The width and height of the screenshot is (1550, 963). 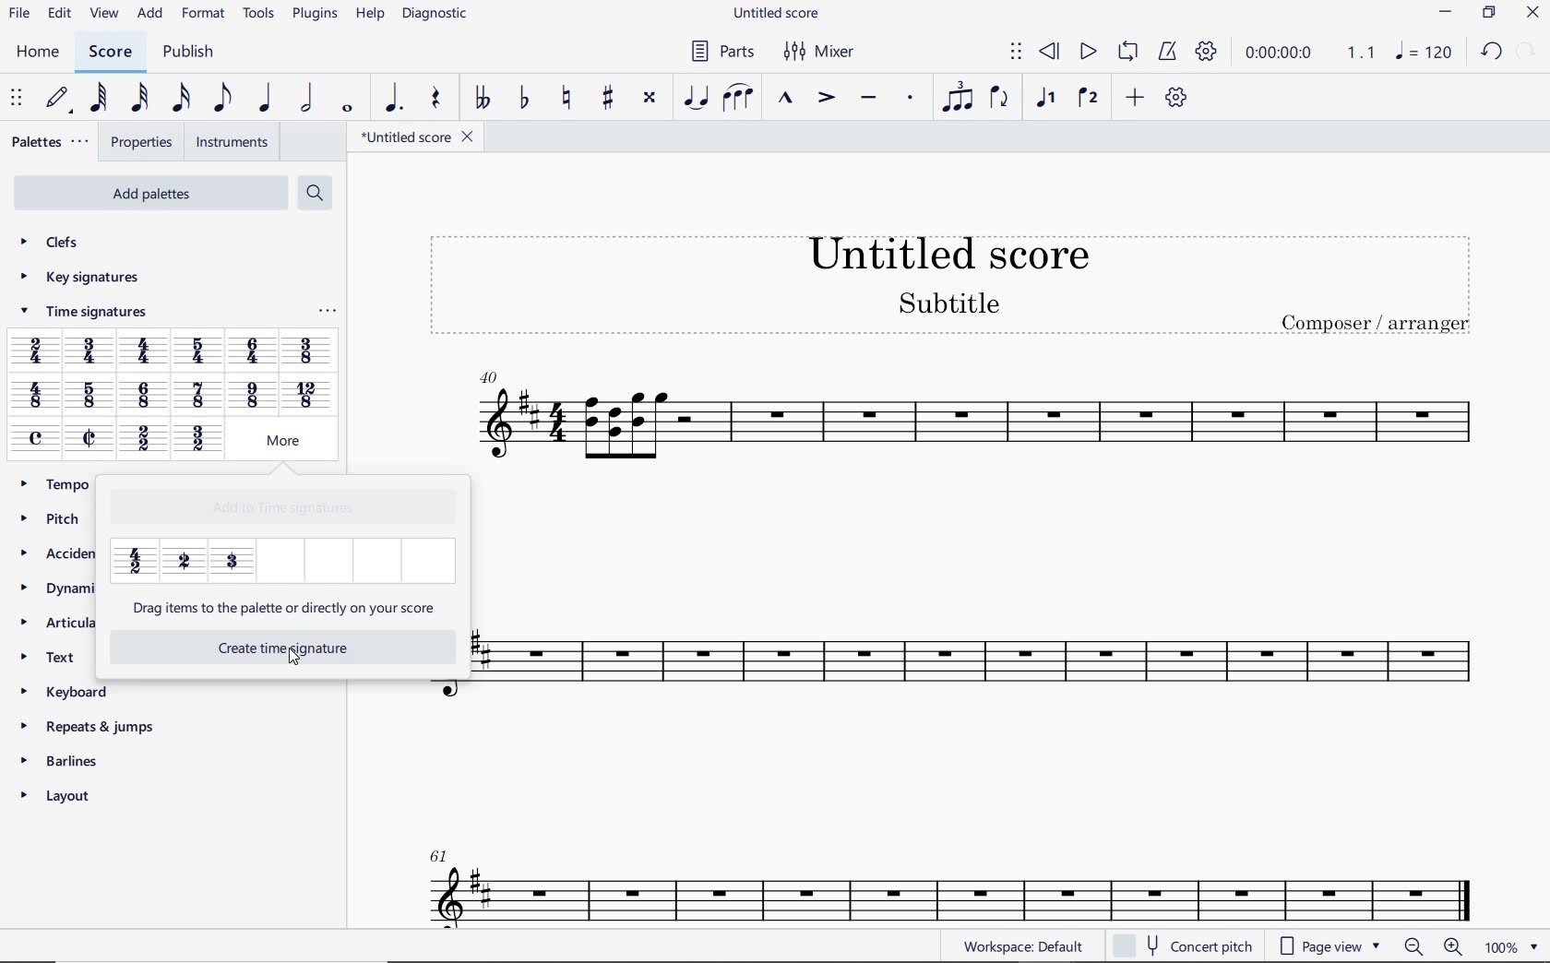 I want to click on TOGGLE SHARP, so click(x=605, y=100).